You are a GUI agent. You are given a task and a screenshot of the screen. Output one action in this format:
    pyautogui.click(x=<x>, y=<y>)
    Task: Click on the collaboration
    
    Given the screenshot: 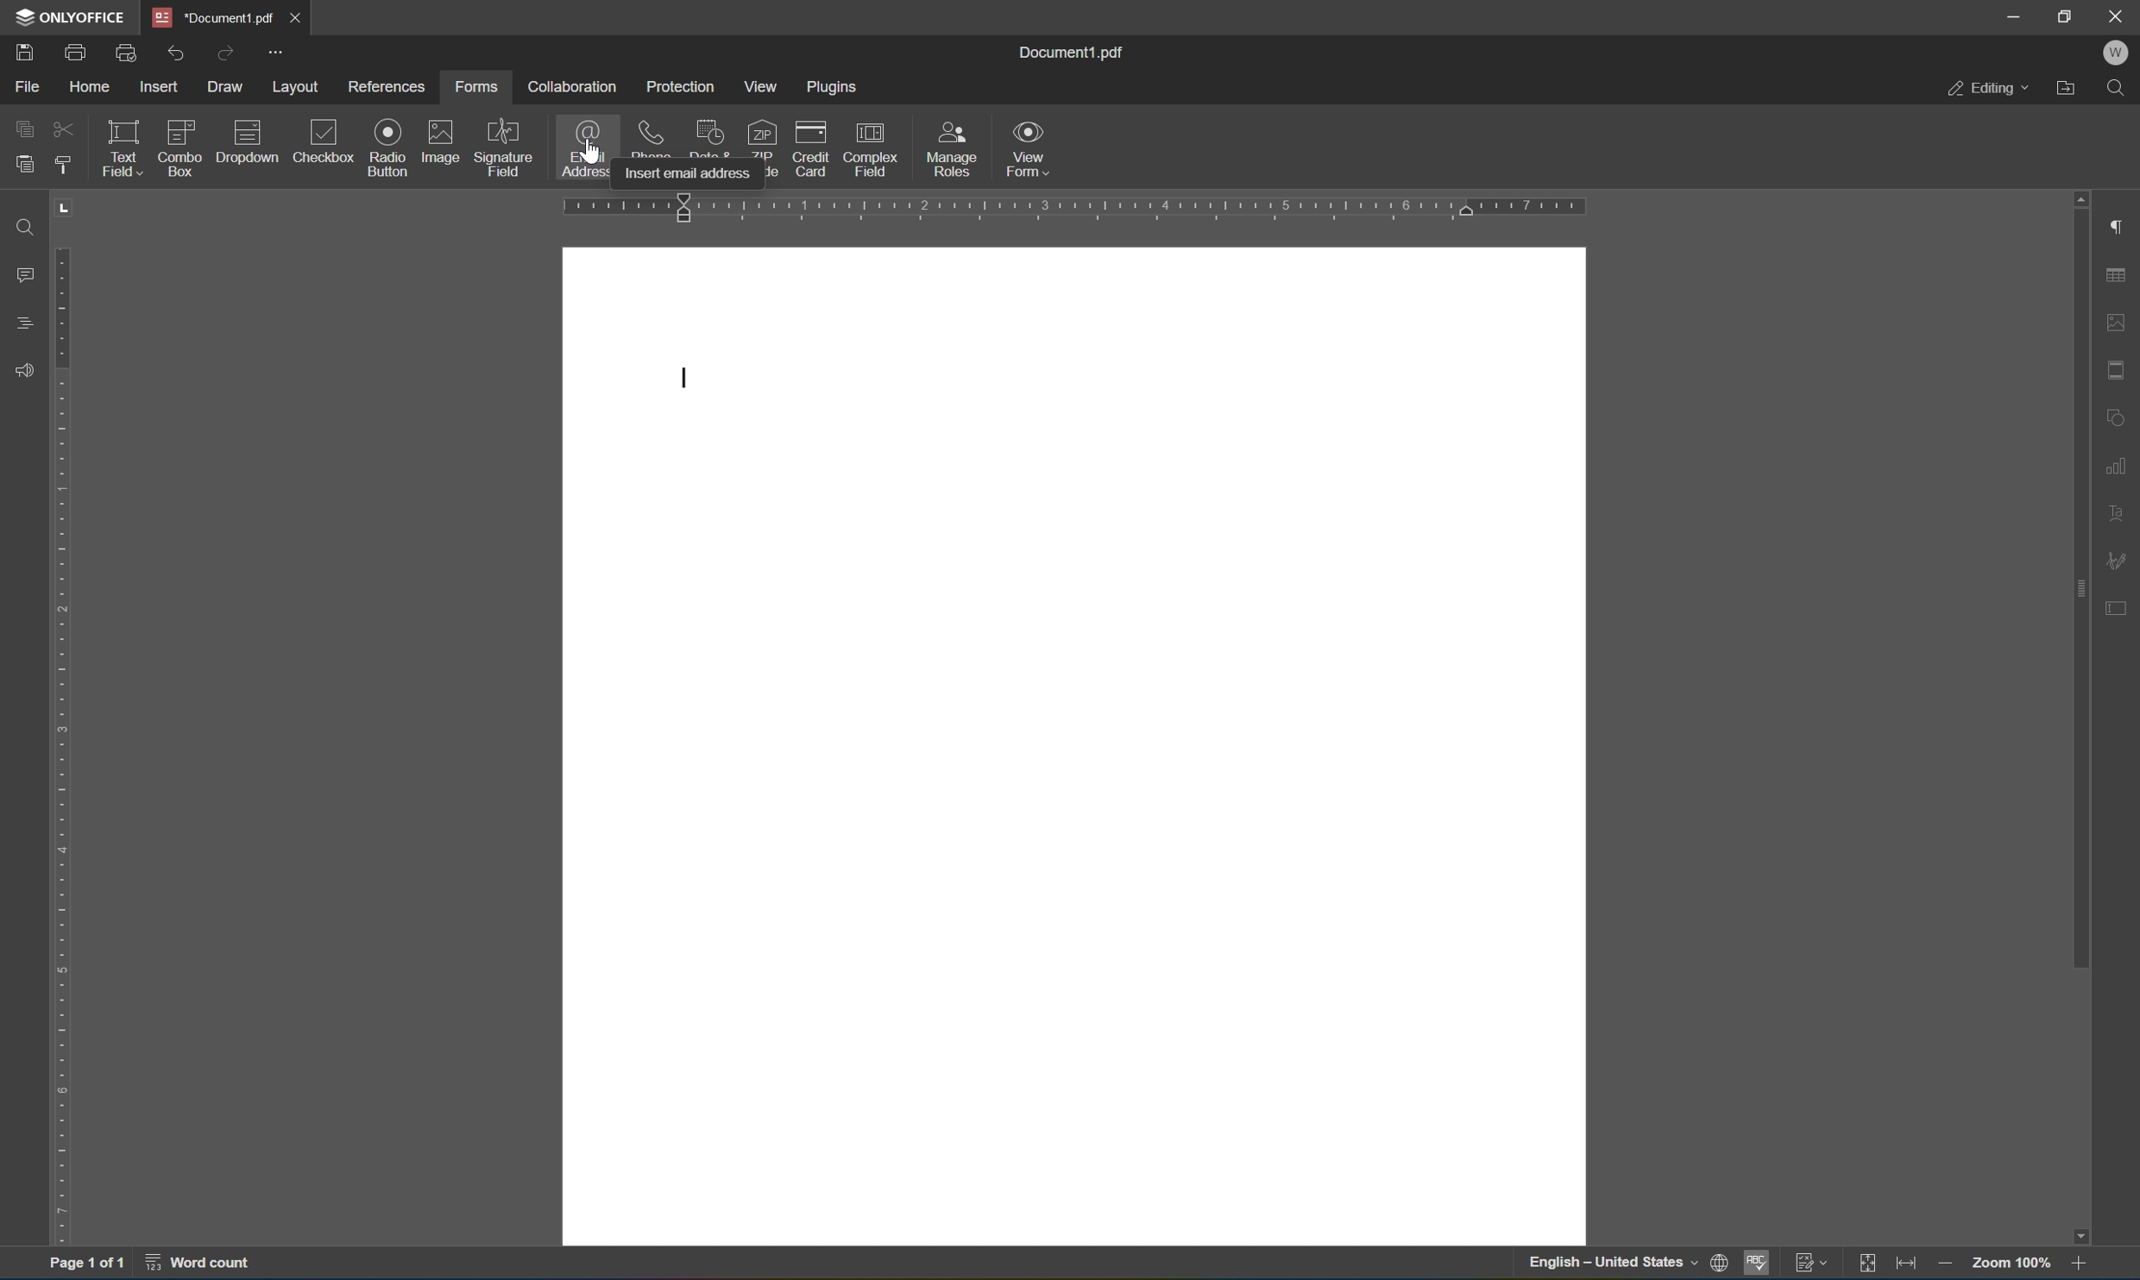 What is the action you would take?
    pyautogui.click(x=576, y=88)
    